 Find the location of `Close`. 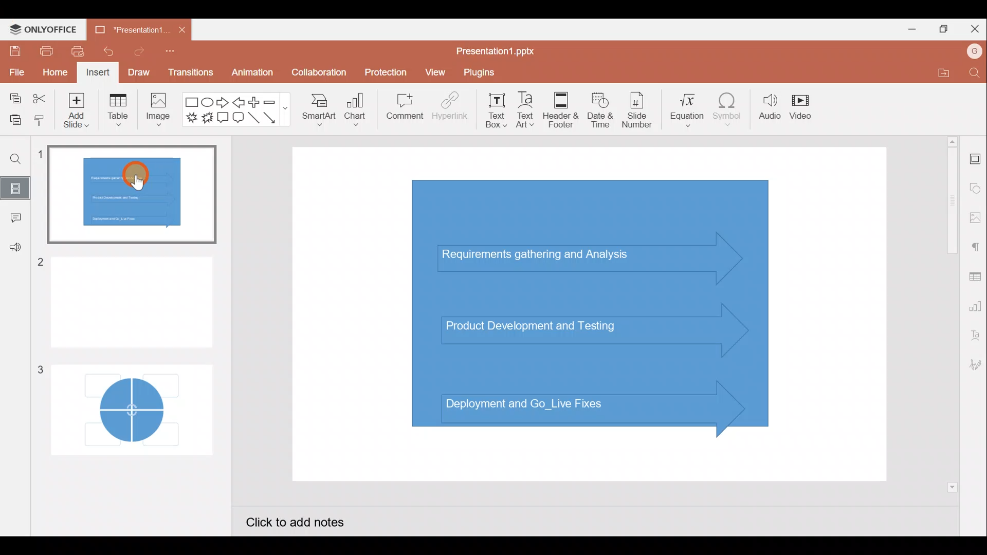

Close is located at coordinates (976, 27).